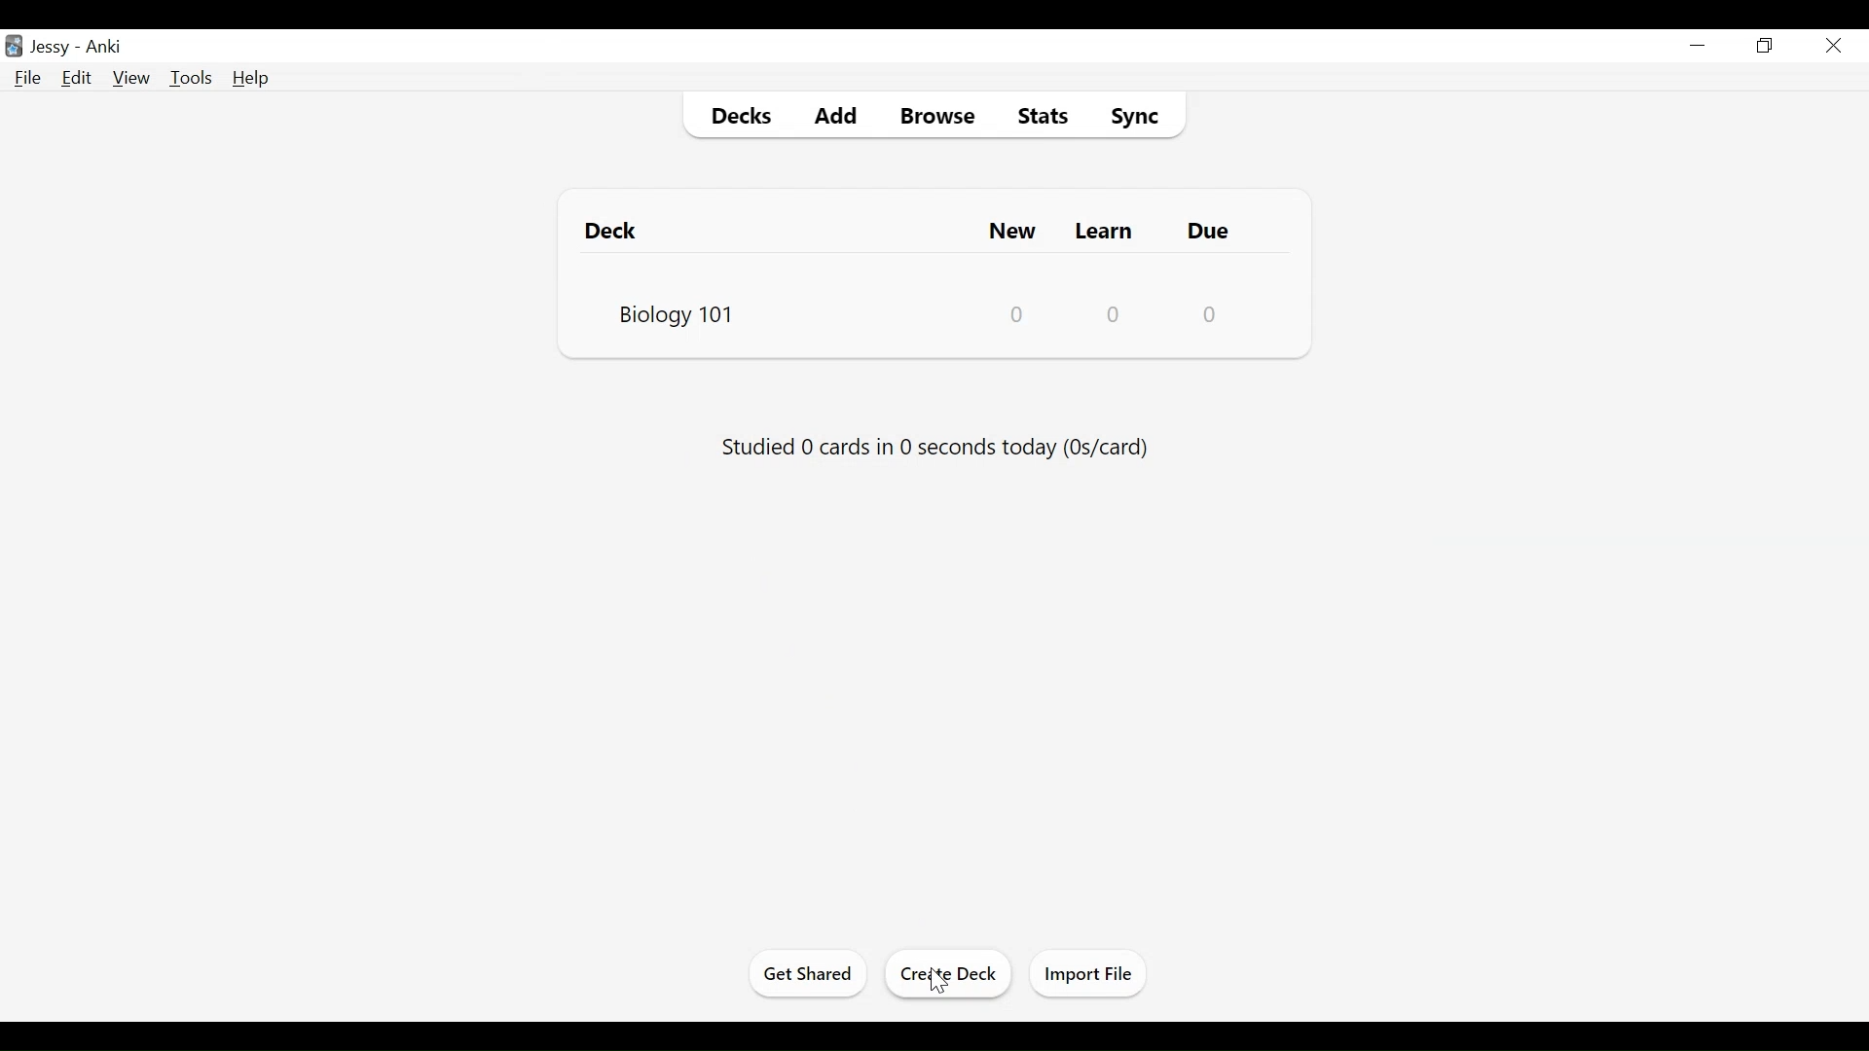  What do you see at coordinates (735, 114) in the screenshot?
I see `Decks` at bounding box center [735, 114].